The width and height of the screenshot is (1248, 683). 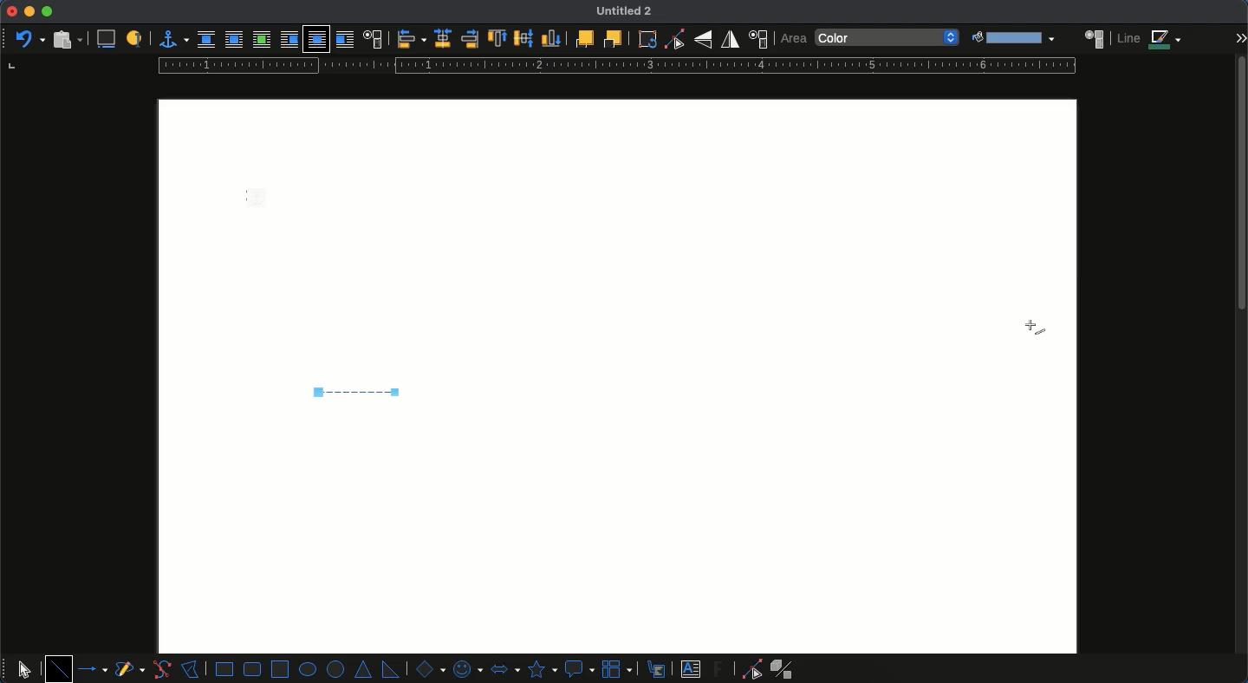 I want to click on top, so click(x=498, y=39).